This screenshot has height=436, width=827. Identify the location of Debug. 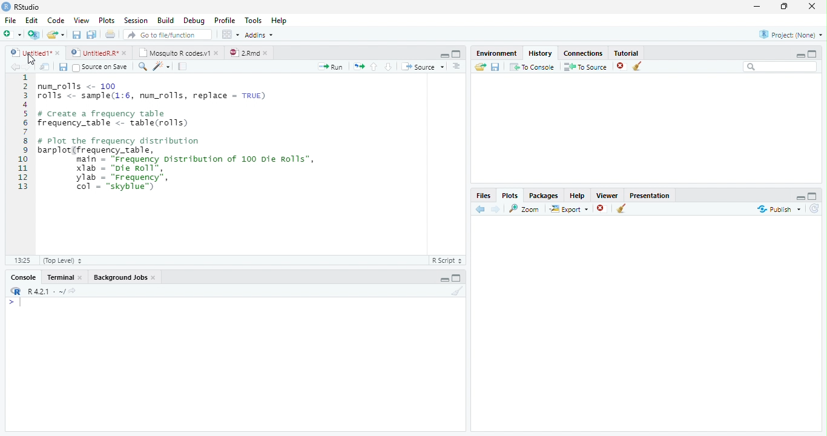
(194, 20).